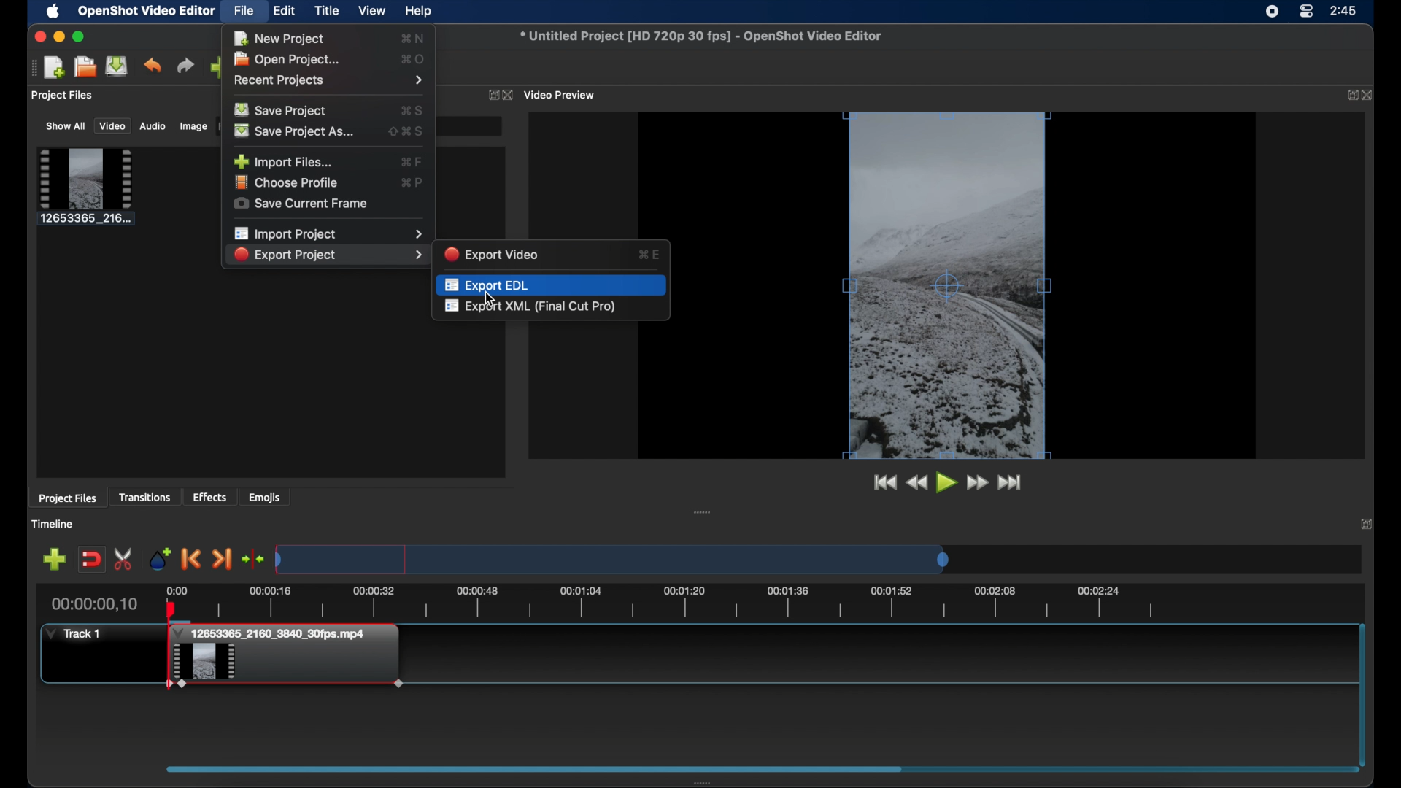  Describe the element at coordinates (414, 58) in the screenshot. I see `open project  shortcut` at that location.